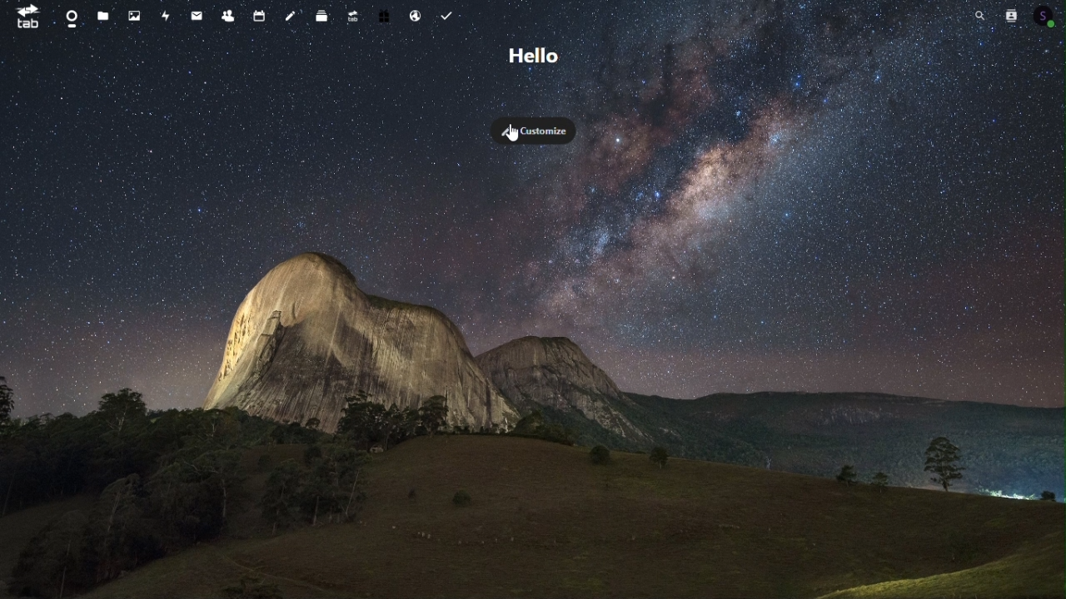 This screenshot has height=599, width=1066. I want to click on Task, so click(448, 15).